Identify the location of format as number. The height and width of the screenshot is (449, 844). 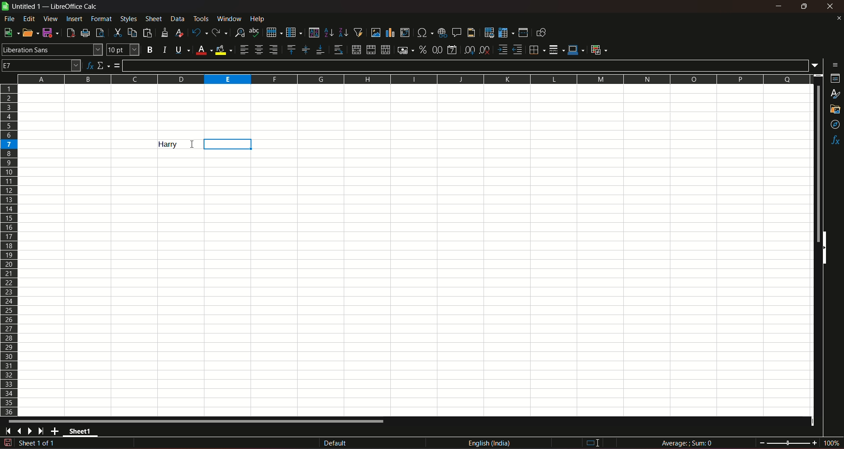
(437, 49).